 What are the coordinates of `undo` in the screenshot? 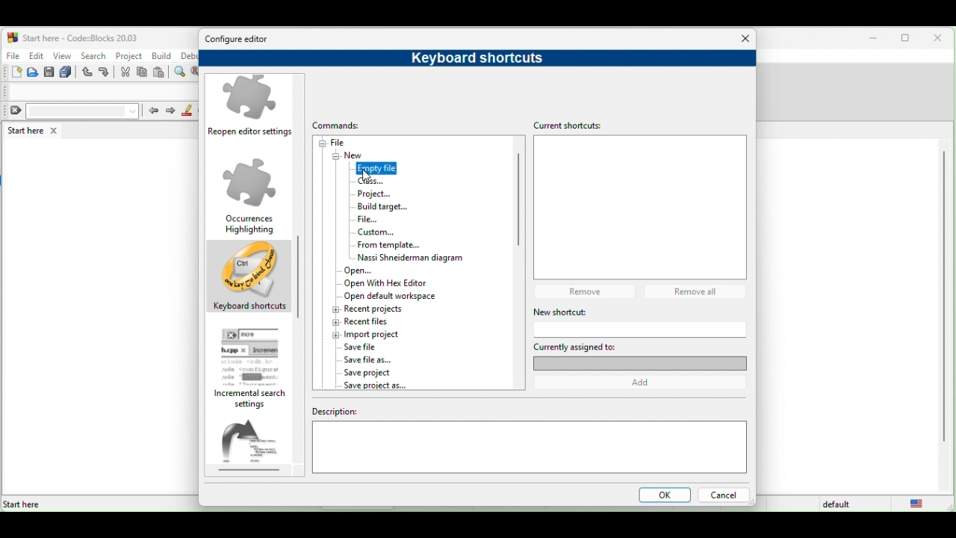 It's located at (88, 72).